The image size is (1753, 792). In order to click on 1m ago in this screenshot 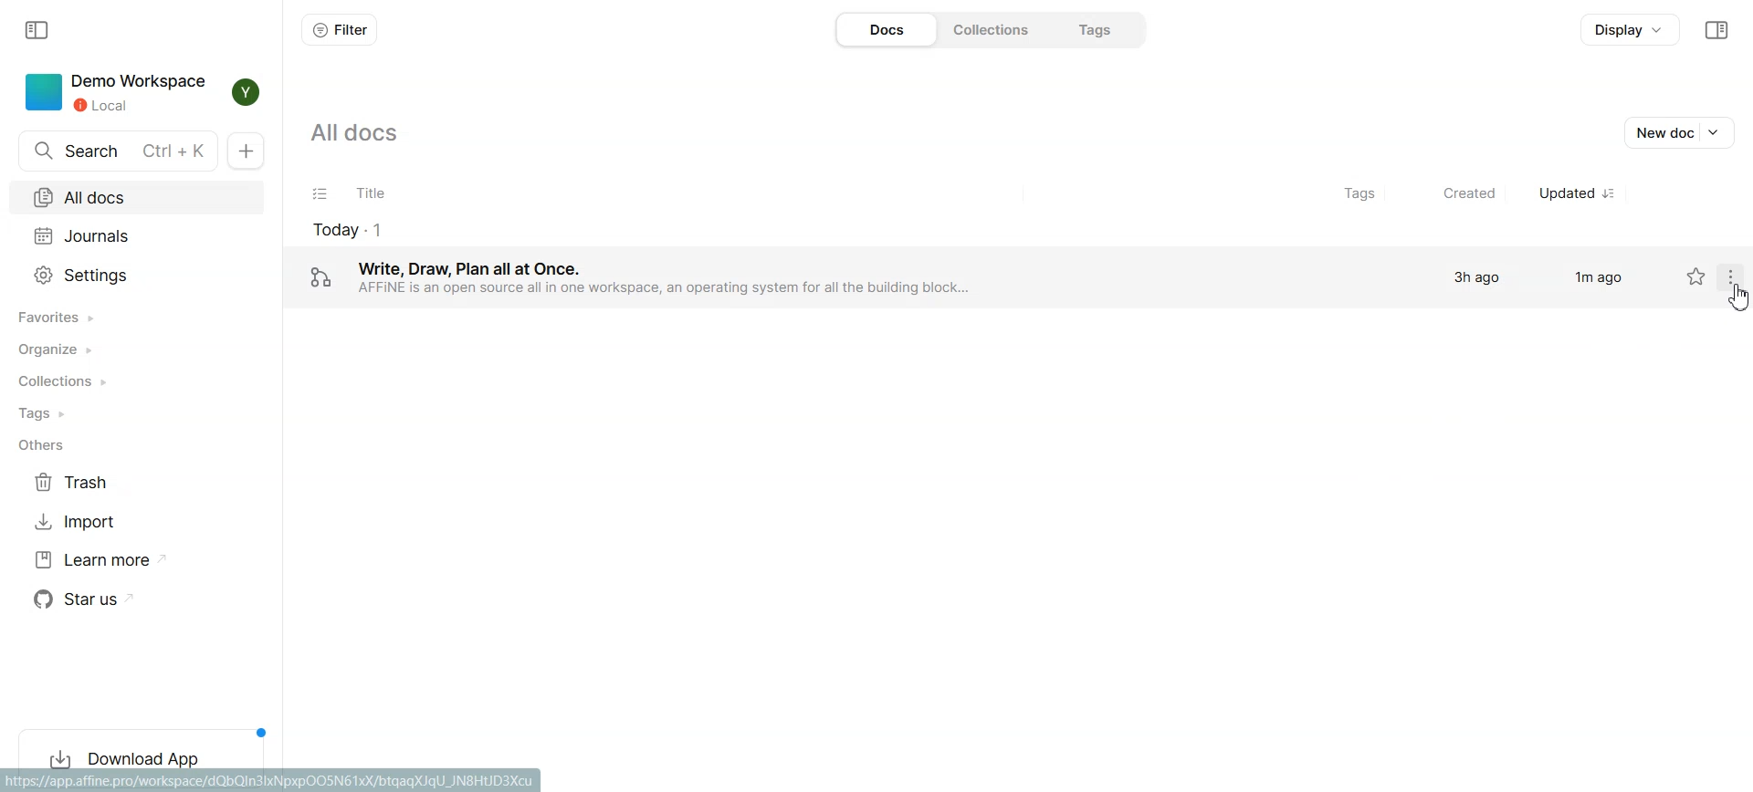, I will do `click(1596, 277)`.